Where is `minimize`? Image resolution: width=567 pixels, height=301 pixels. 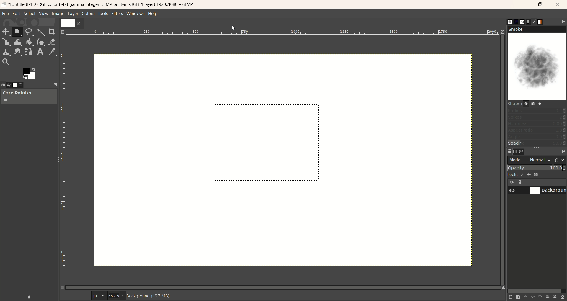
minimize is located at coordinates (523, 4).